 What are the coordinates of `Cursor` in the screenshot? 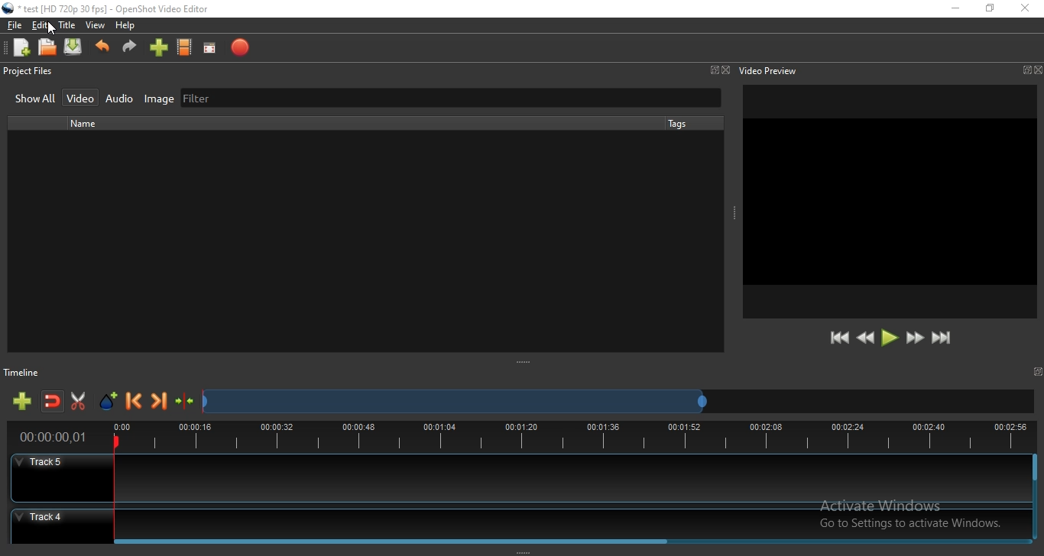 It's located at (54, 29).